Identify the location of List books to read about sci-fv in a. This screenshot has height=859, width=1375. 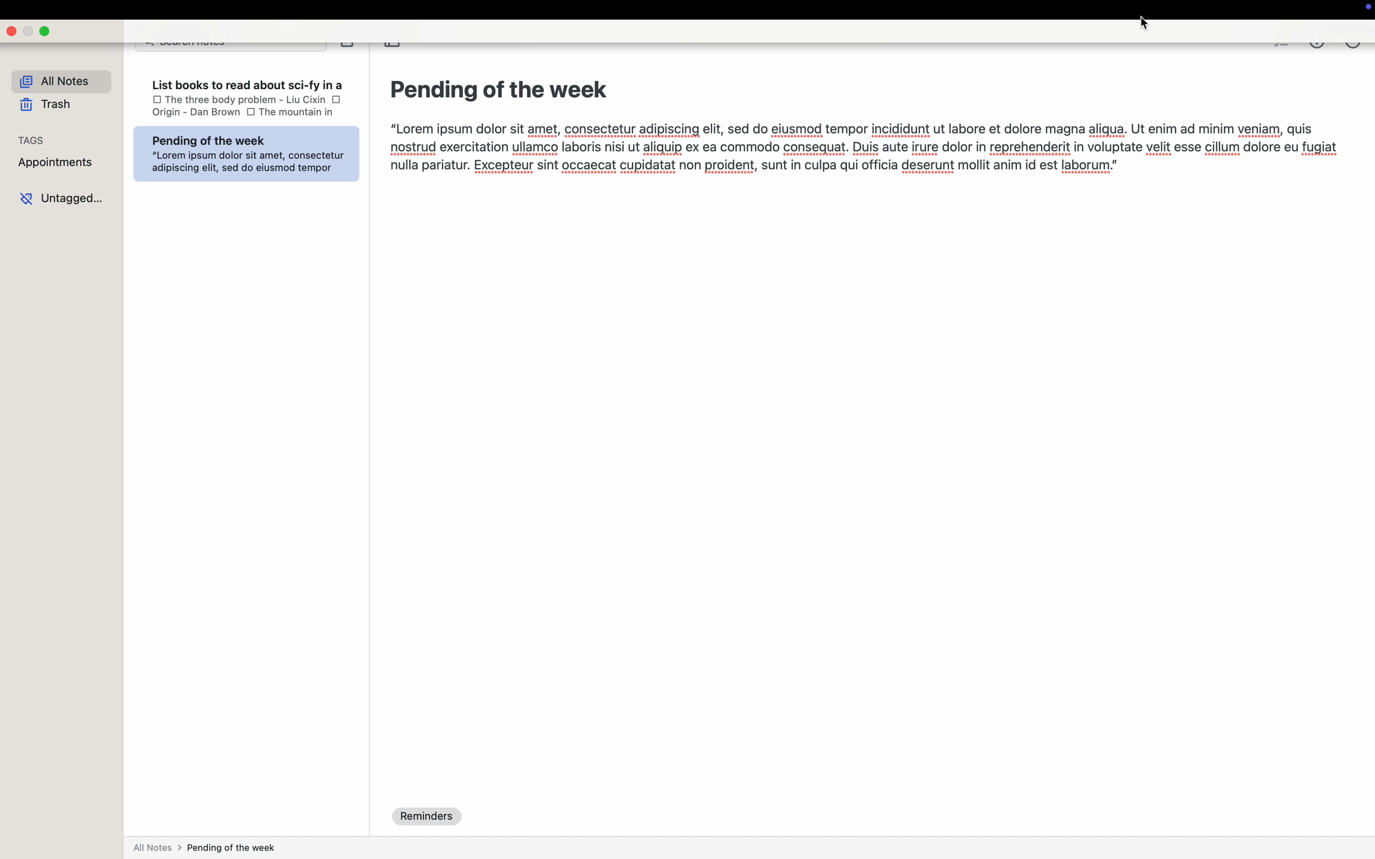
(246, 82).